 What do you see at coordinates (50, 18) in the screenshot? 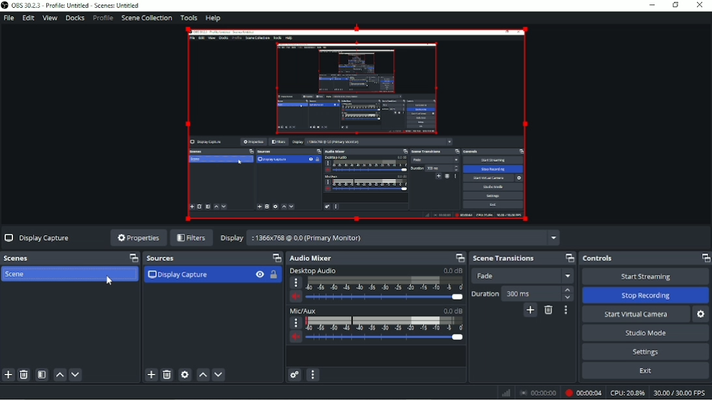
I see `View` at bounding box center [50, 18].